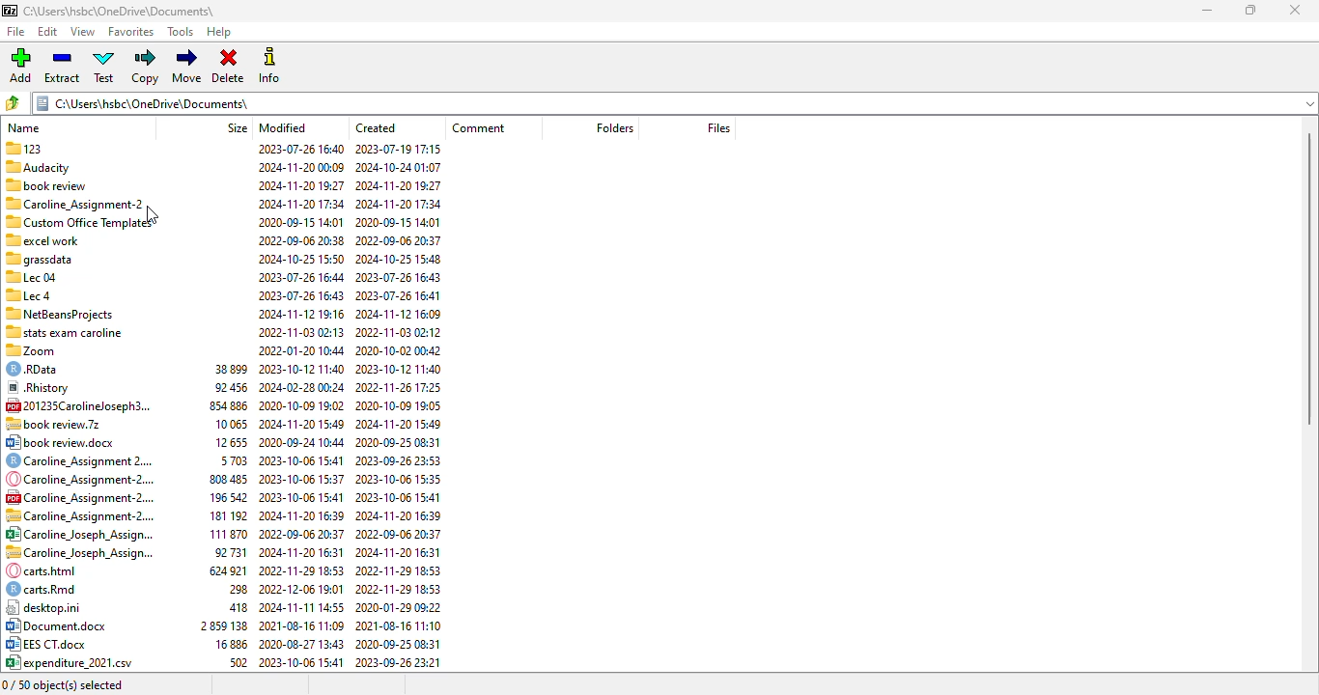 The image size is (1319, 695). I want to click on name, so click(23, 127).